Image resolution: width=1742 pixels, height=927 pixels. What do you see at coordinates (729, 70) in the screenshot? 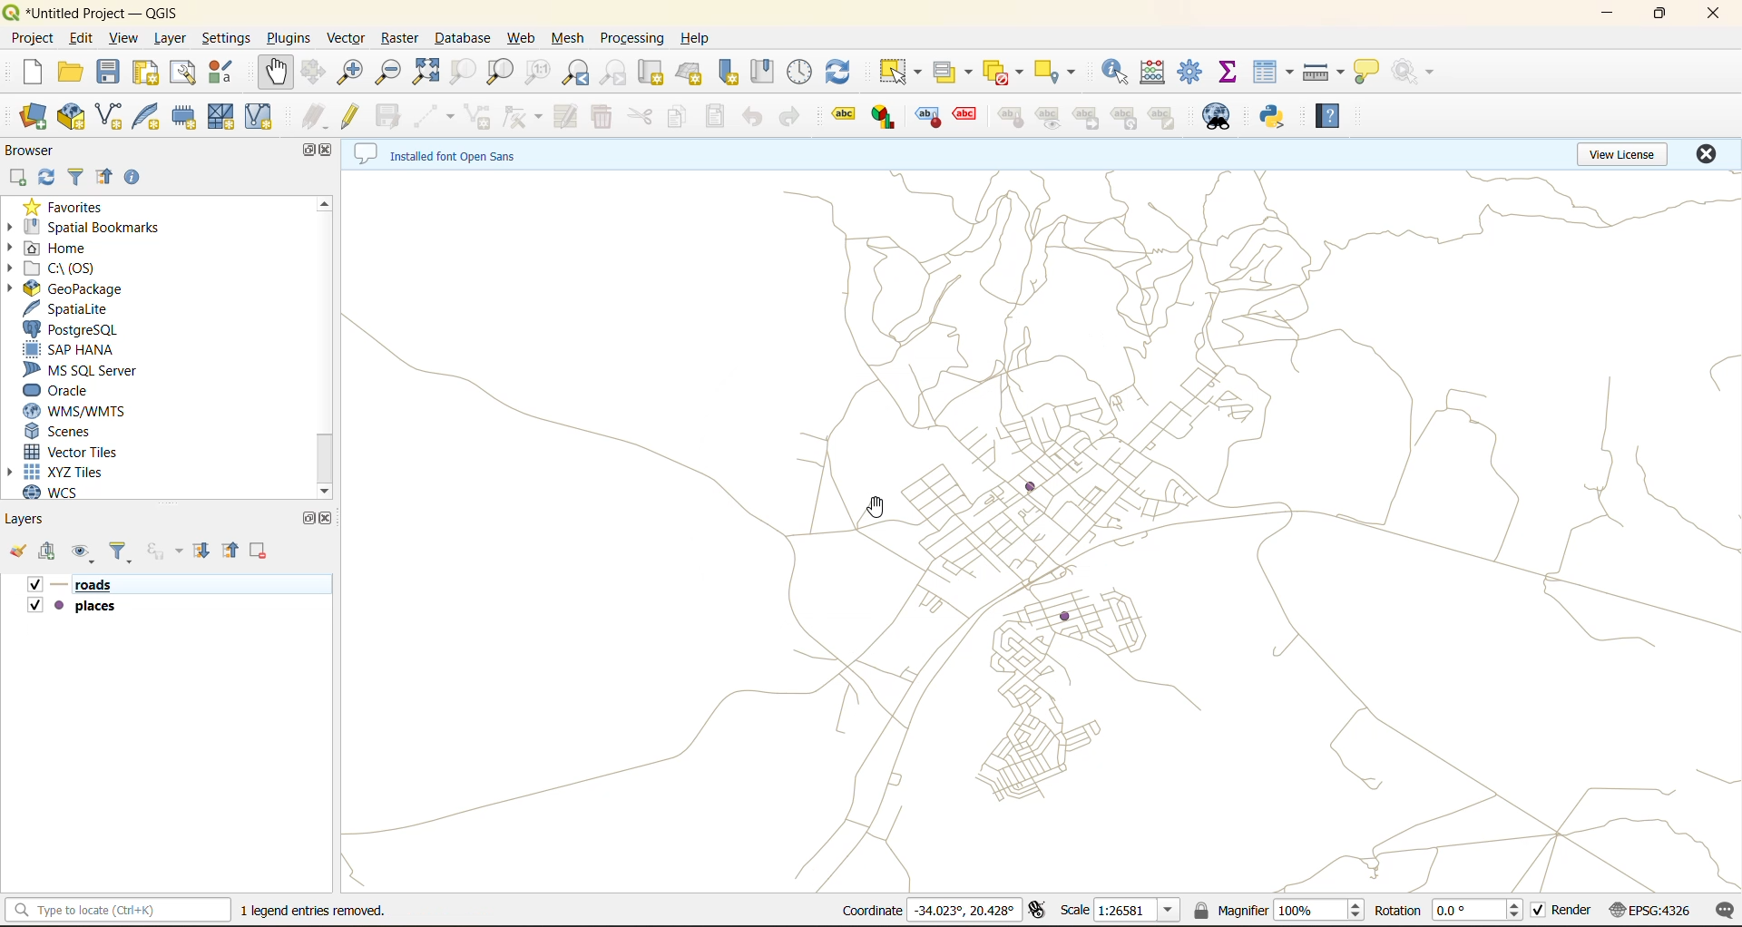
I see `new spatial bookmark` at bounding box center [729, 70].